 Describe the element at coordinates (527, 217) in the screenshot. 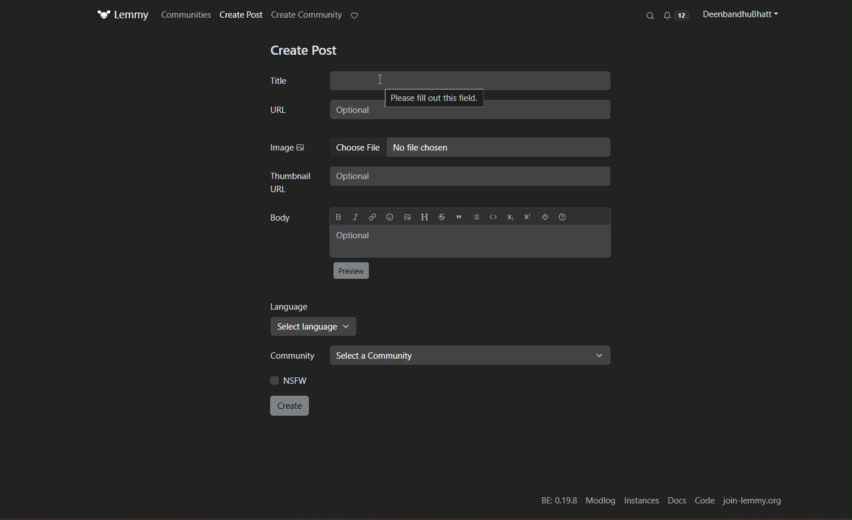

I see `superscript` at that location.